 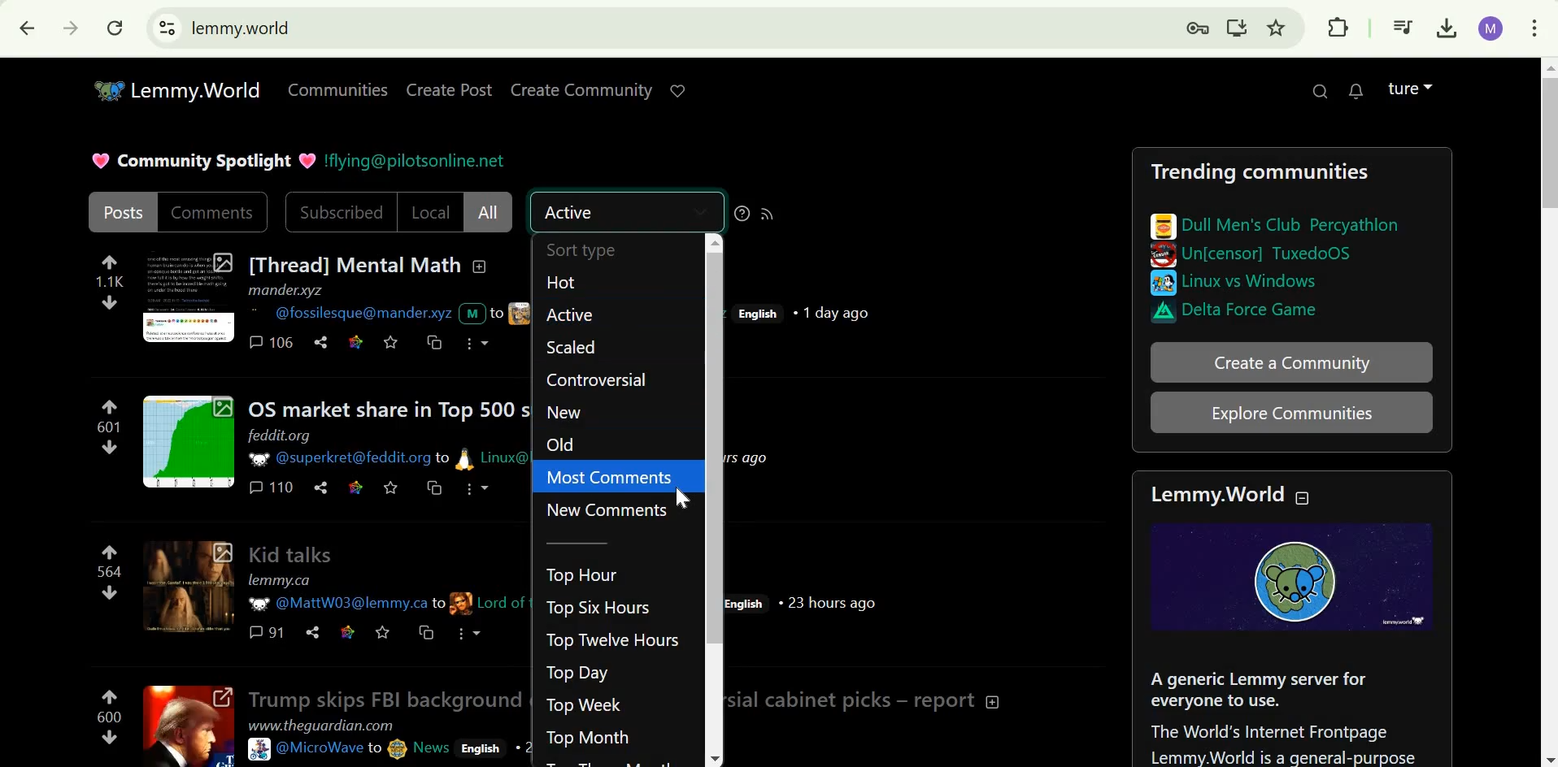 I want to click on mander.xyz, so click(x=287, y=290).